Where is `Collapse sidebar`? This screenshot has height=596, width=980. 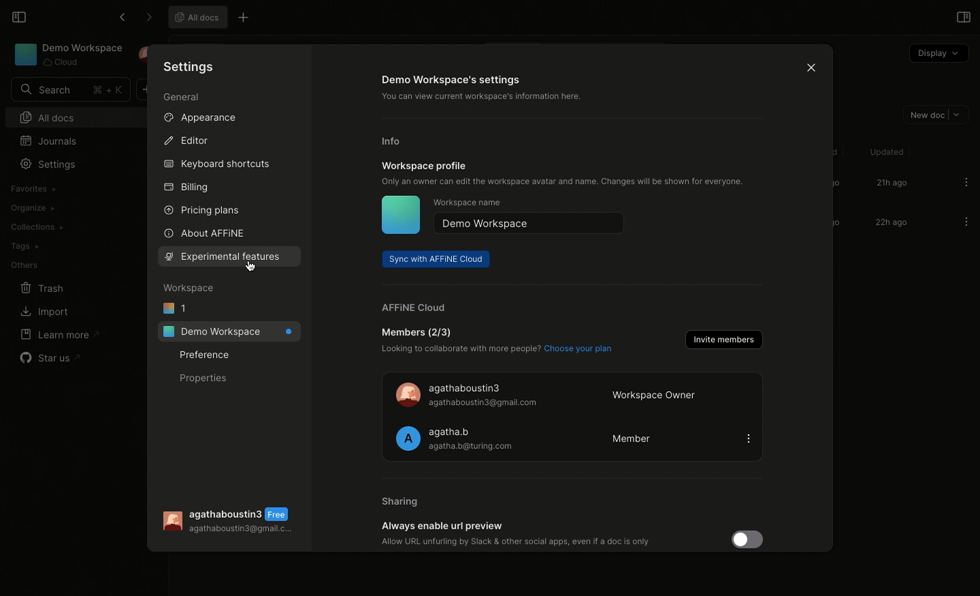
Collapse sidebar is located at coordinates (18, 16).